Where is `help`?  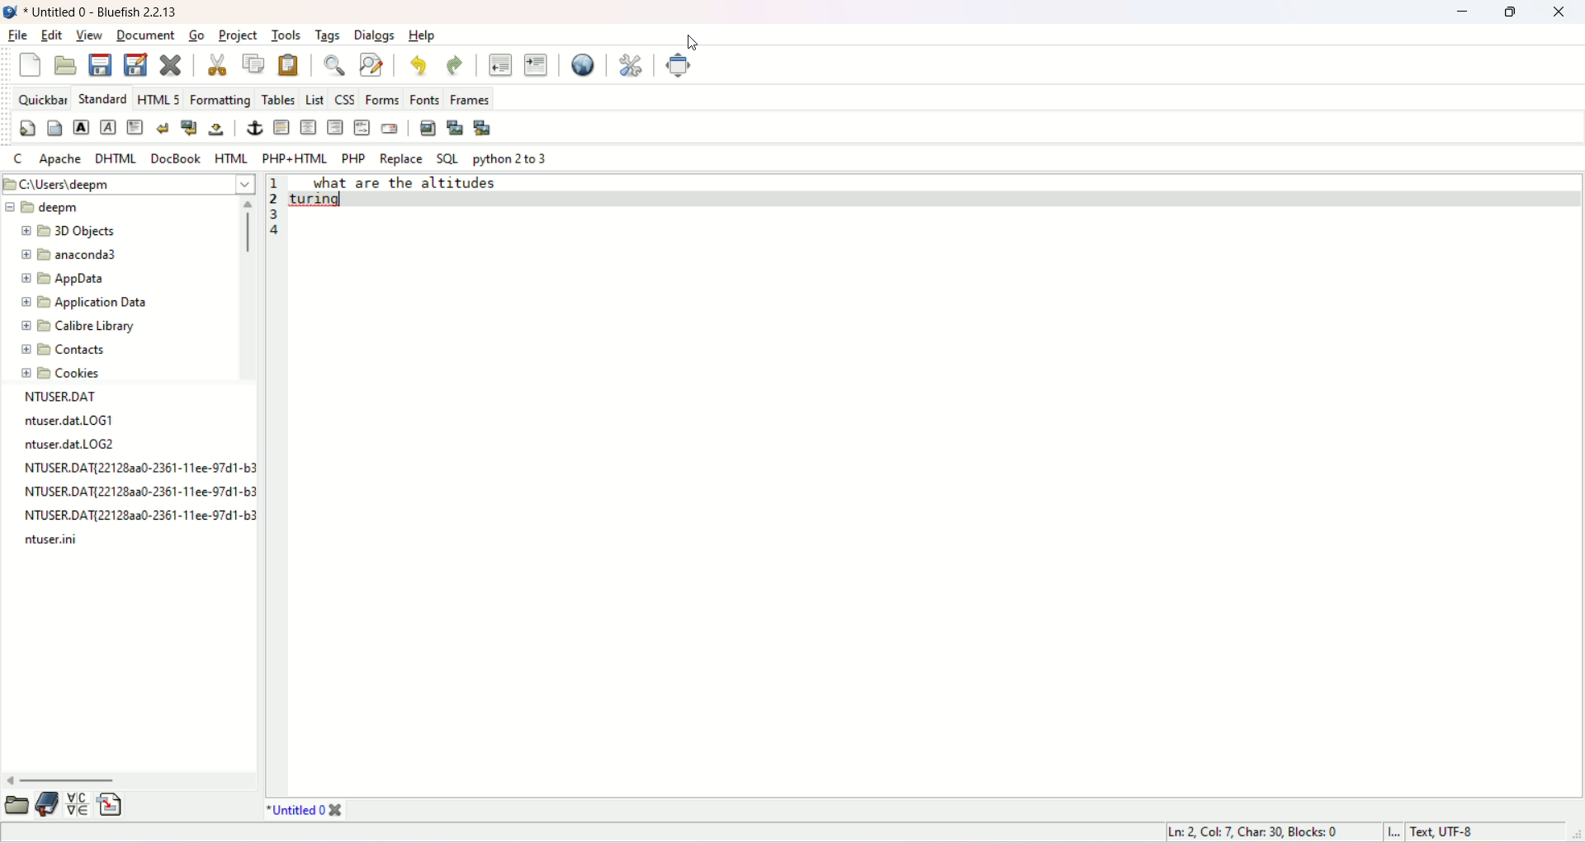 help is located at coordinates (423, 35).